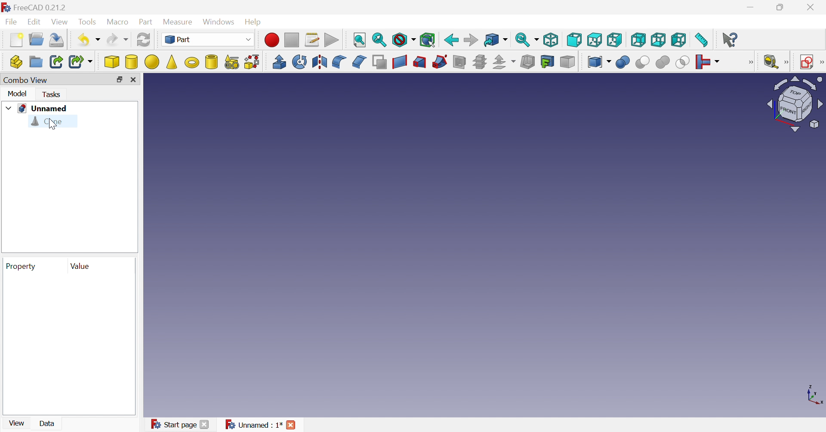  Describe the element at coordinates (144, 41) in the screenshot. I see `Refresh` at that location.